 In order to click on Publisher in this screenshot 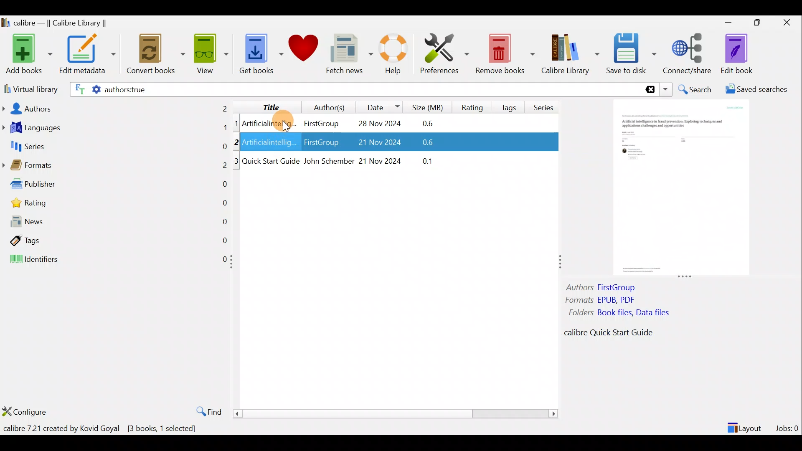, I will do `click(116, 186)`.